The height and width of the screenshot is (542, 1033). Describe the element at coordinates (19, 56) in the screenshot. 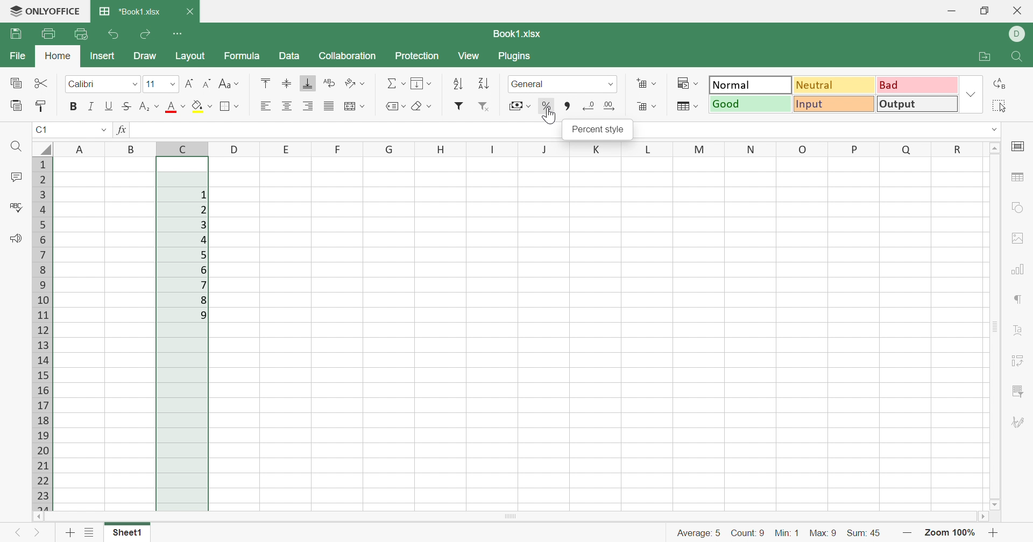

I see `File` at that location.